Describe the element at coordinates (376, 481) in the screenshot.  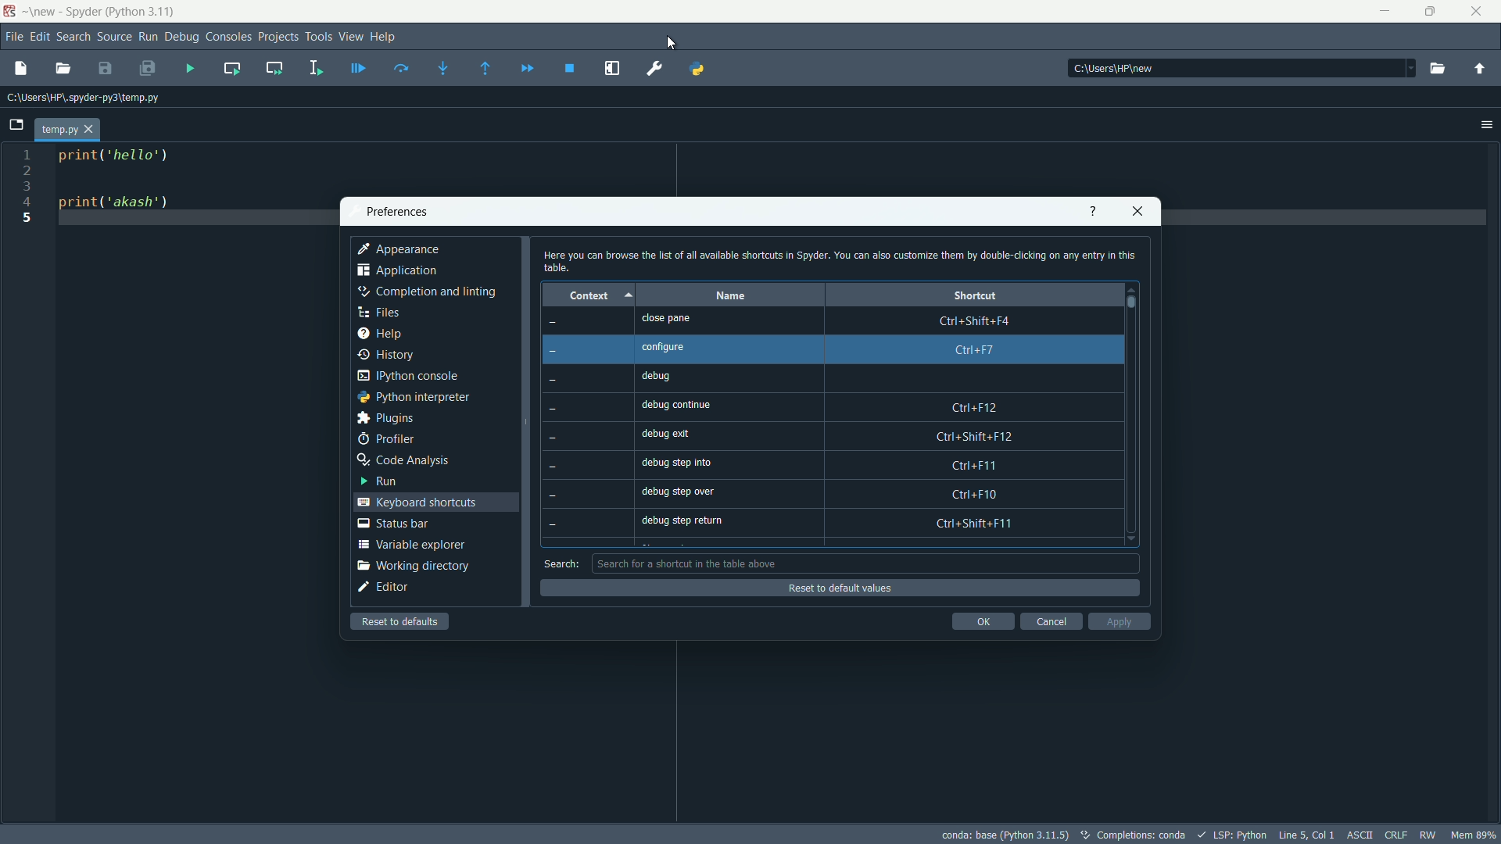
I see `run` at that location.